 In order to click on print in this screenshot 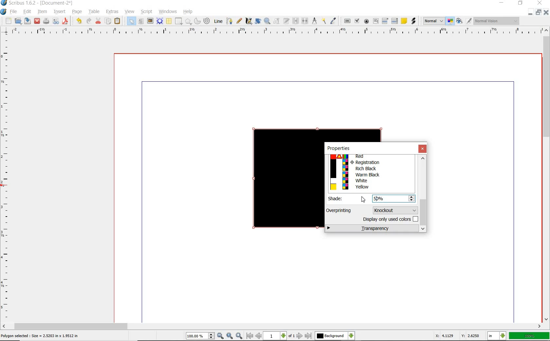, I will do `click(47, 22)`.